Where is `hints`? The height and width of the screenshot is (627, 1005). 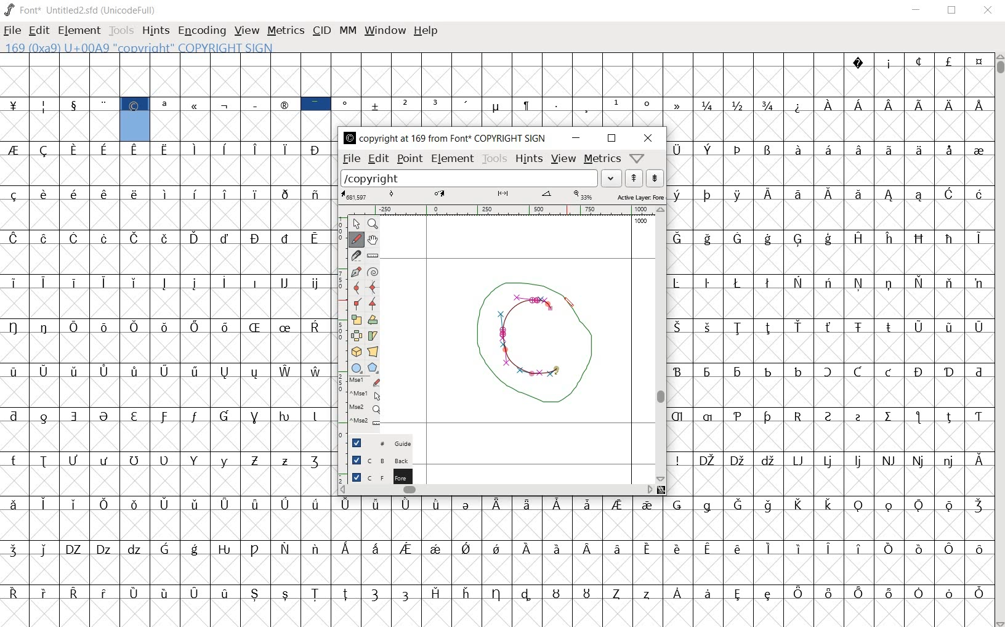 hints is located at coordinates (155, 31).